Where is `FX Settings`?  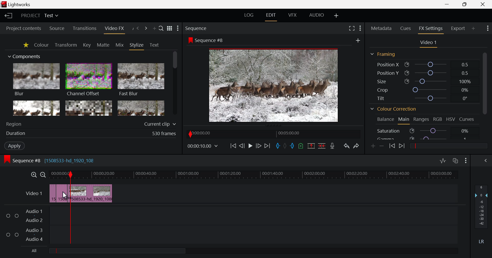 FX Settings is located at coordinates (430, 29).